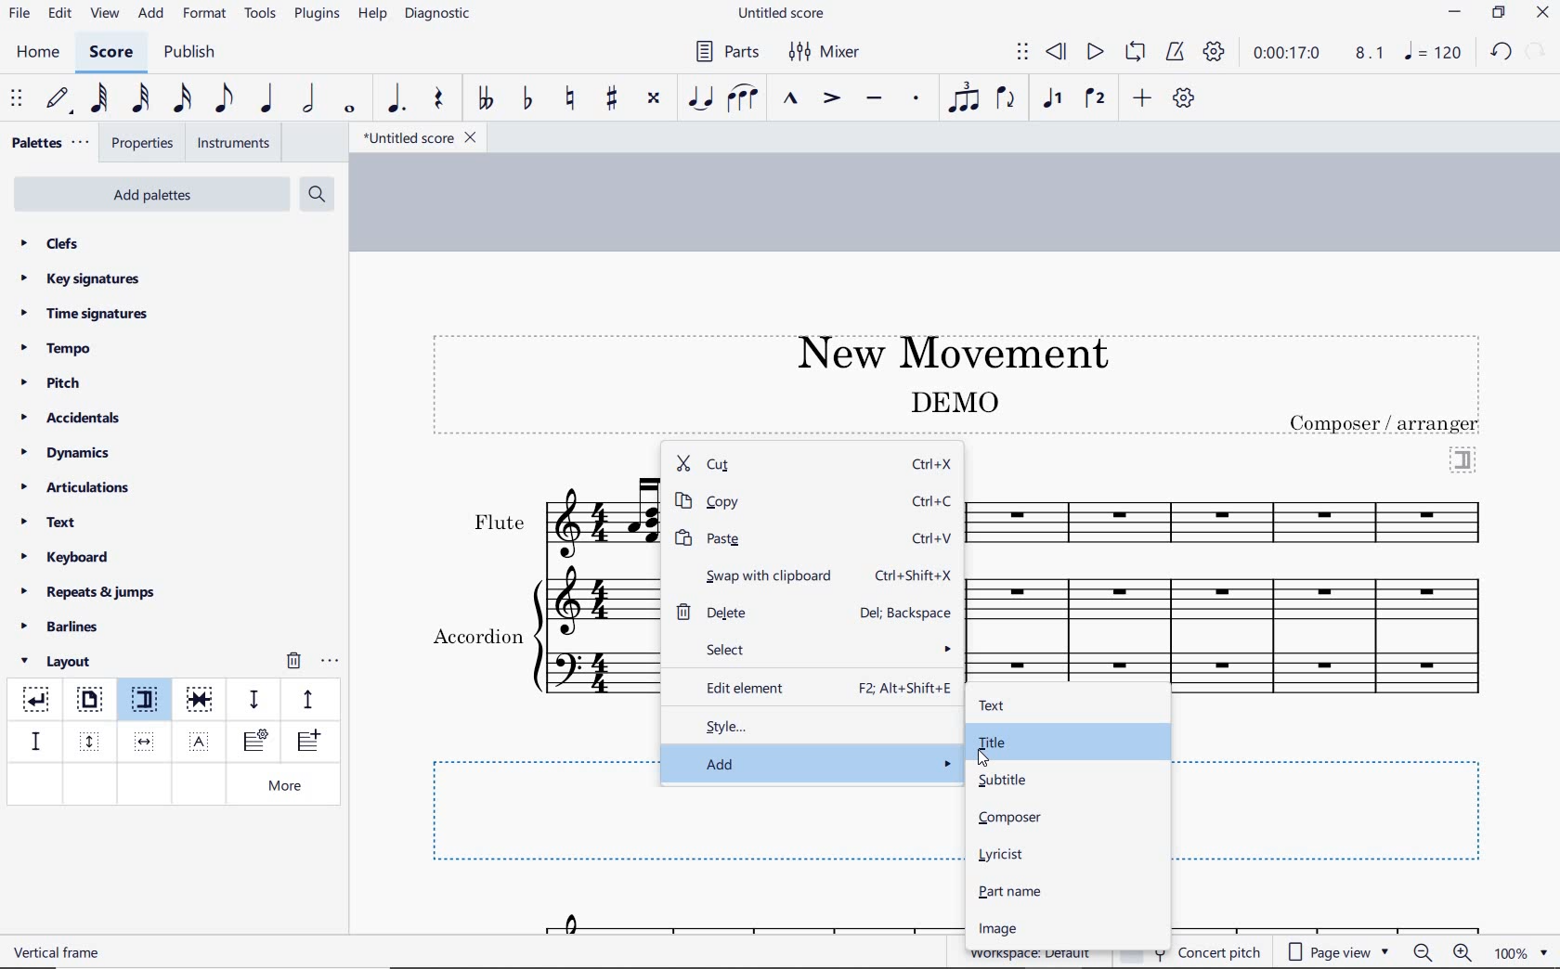 The image size is (1560, 969). I want to click on dynamics, so click(71, 453).